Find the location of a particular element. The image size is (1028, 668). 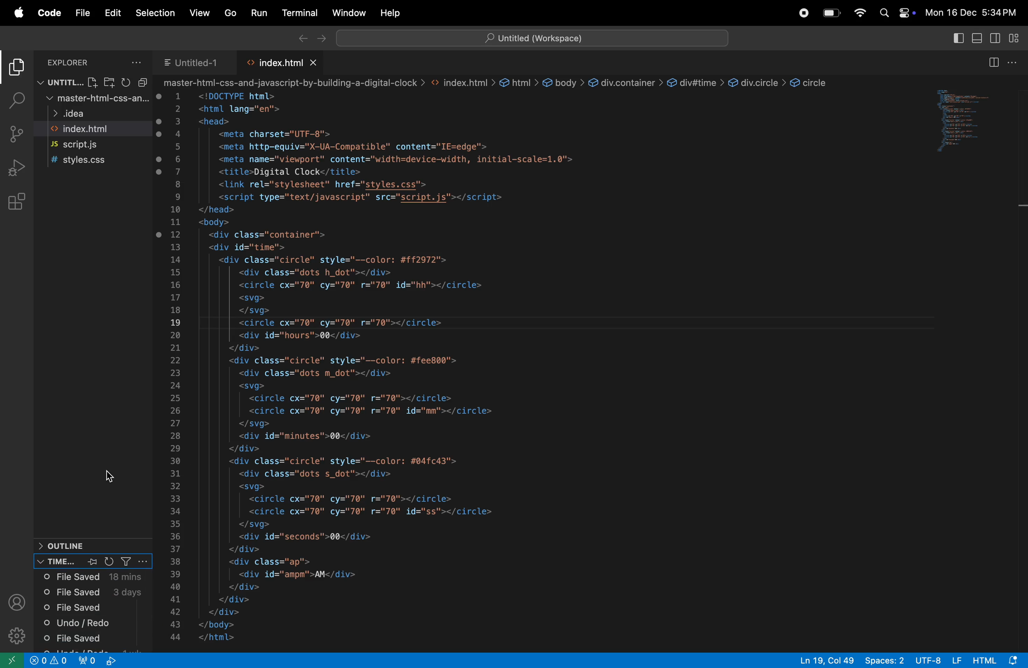

code is located at coordinates (49, 13).